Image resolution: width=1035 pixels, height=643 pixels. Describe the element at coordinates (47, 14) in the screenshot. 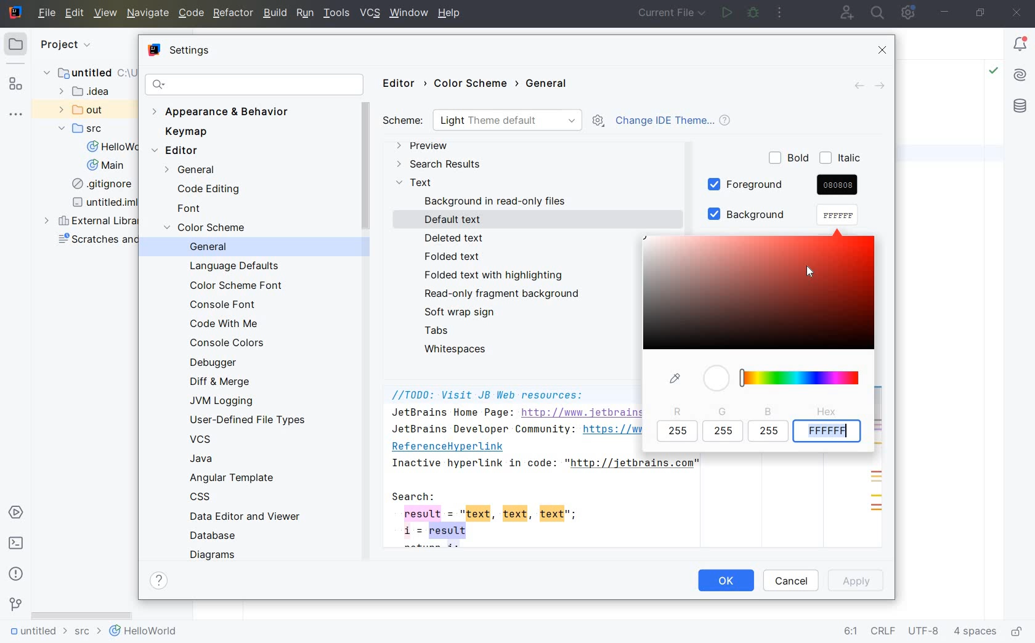

I see `file` at that location.